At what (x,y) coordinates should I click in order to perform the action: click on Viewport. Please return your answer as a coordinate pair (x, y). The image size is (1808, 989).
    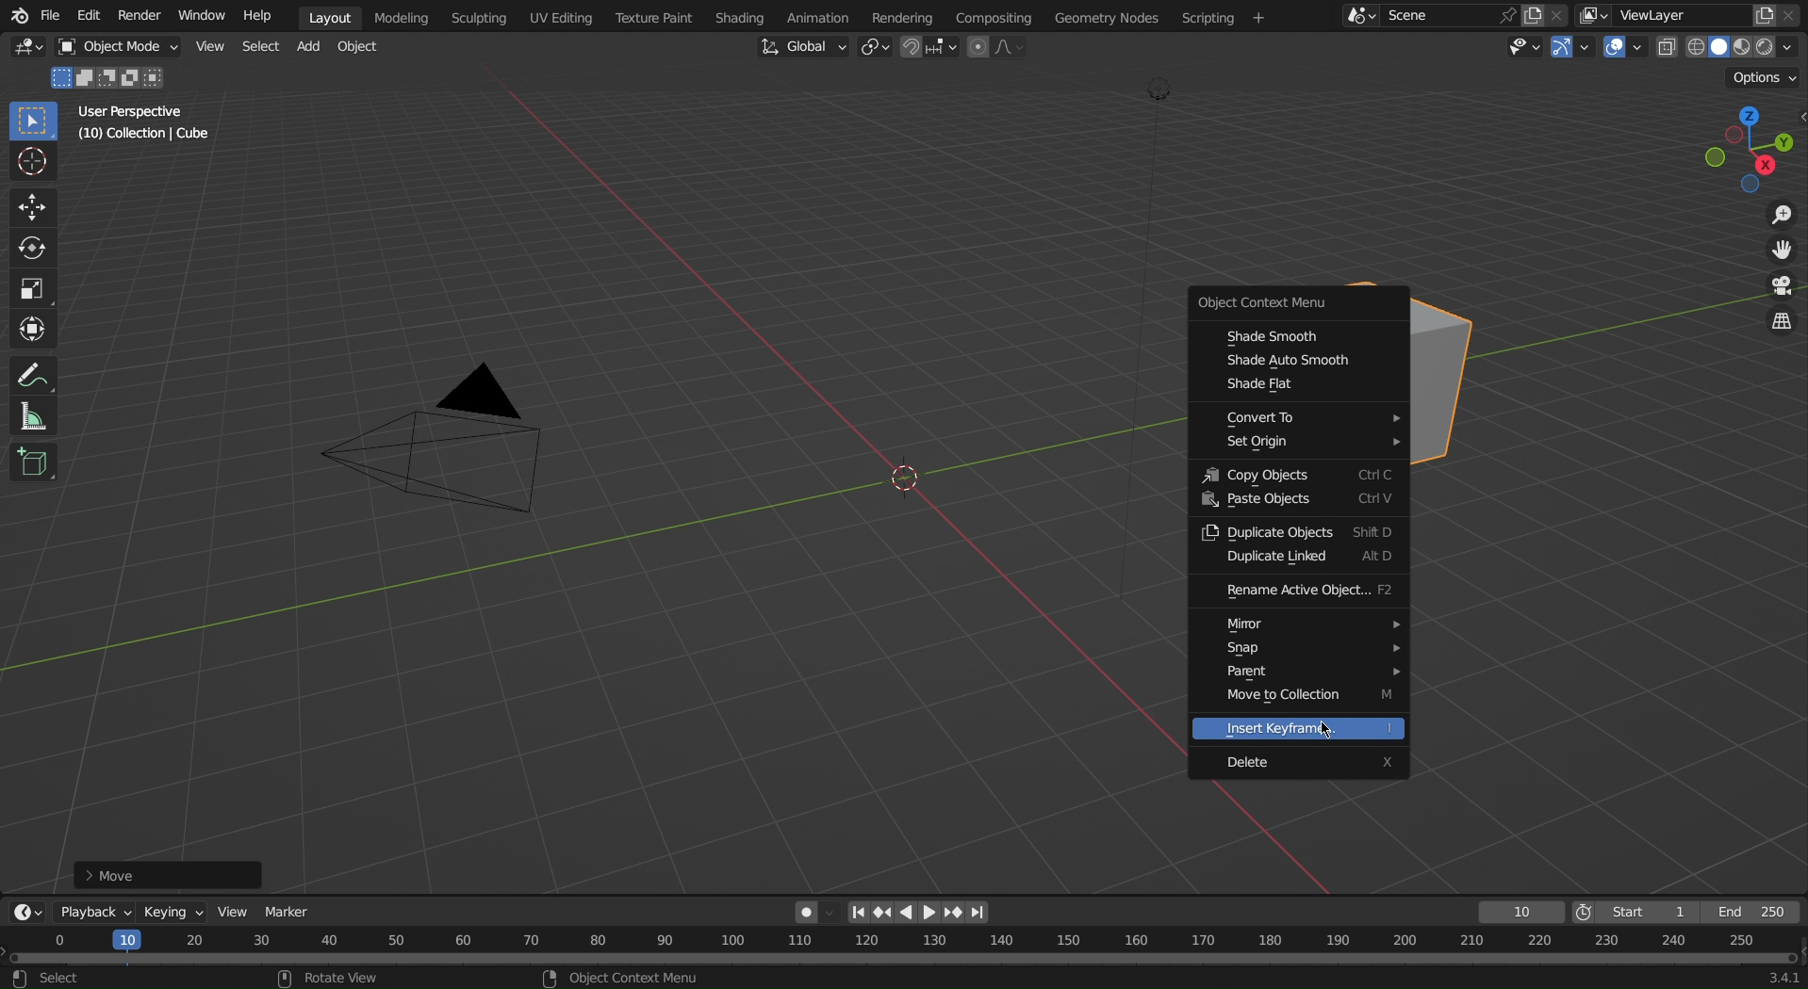
    Looking at the image, I should click on (1744, 144).